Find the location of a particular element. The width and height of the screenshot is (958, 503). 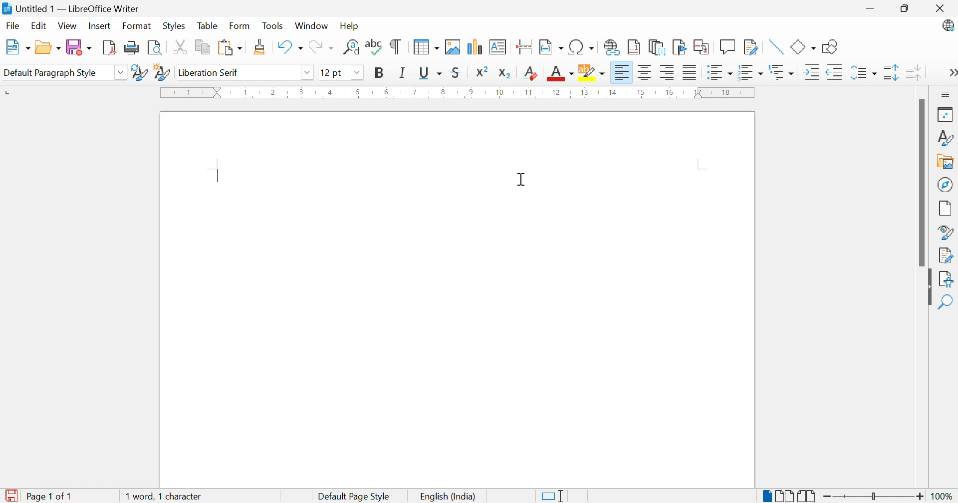

Set Line Spacing is located at coordinates (864, 73).